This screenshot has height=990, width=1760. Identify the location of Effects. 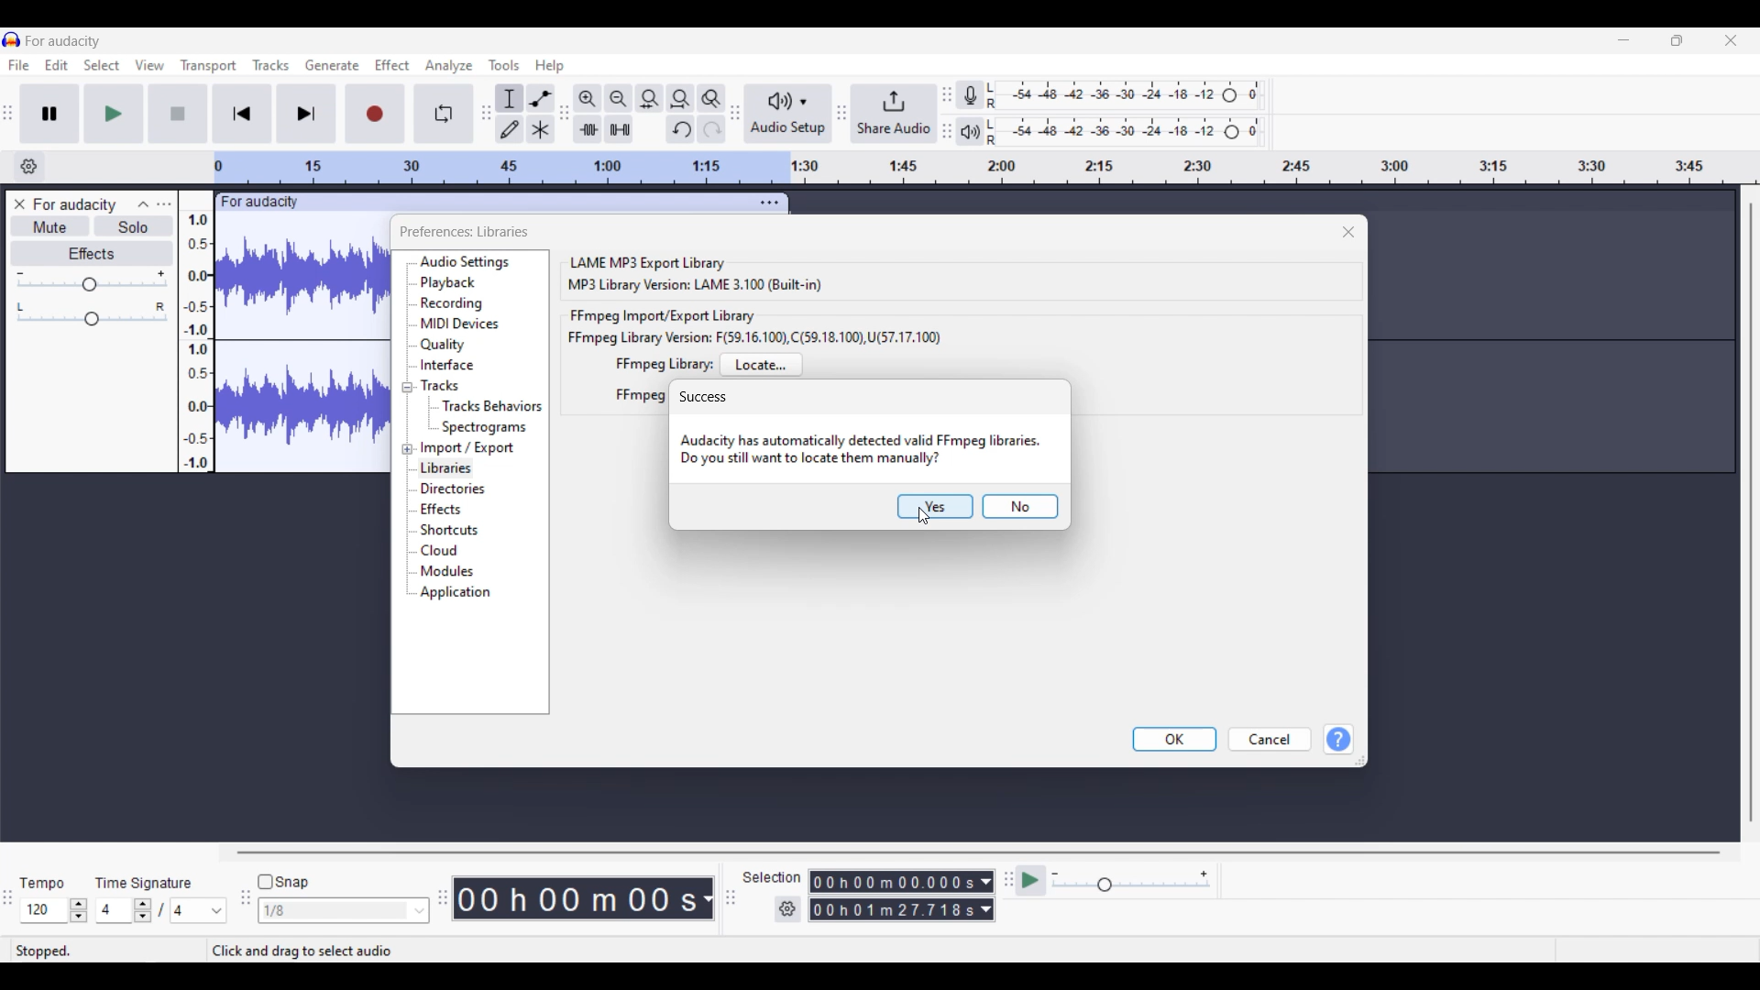
(442, 510).